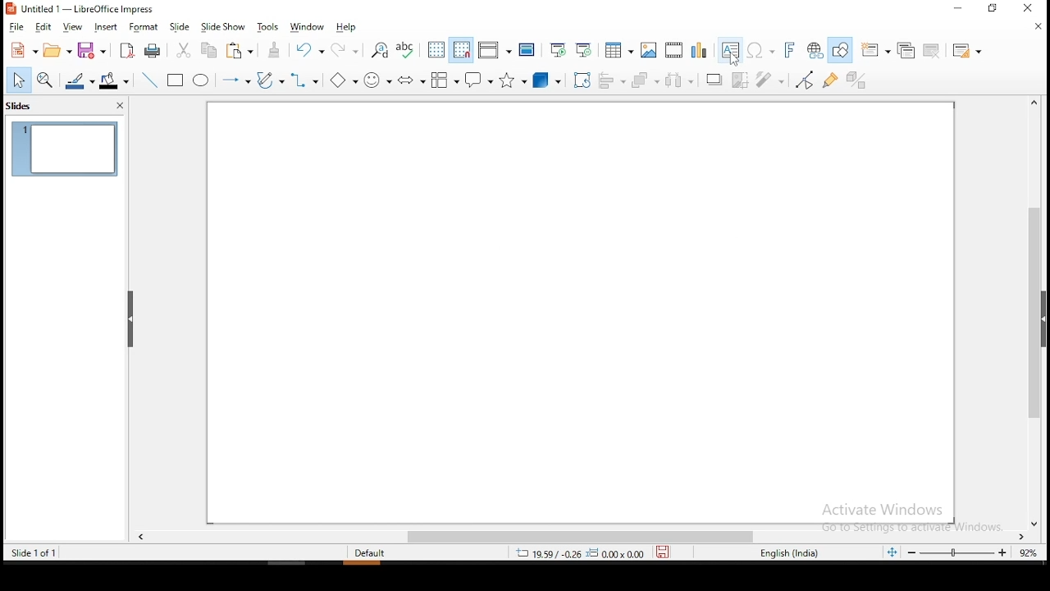  Describe the element at coordinates (154, 53) in the screenshot. I see `print` at that location.